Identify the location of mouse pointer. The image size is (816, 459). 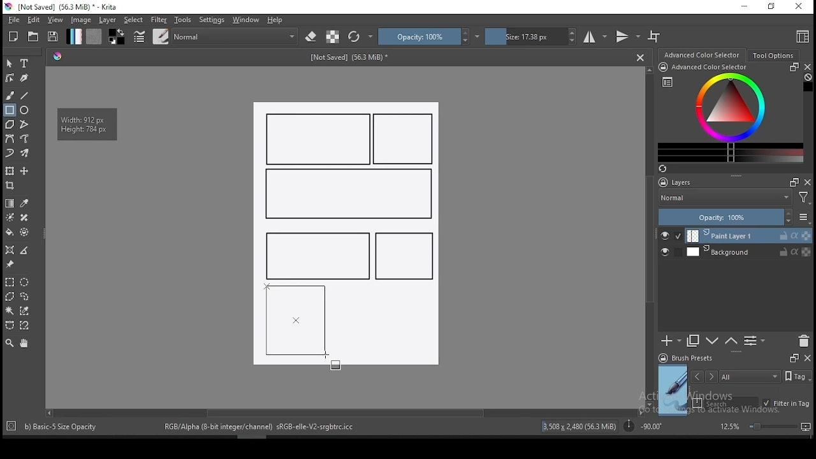
(327, 358).